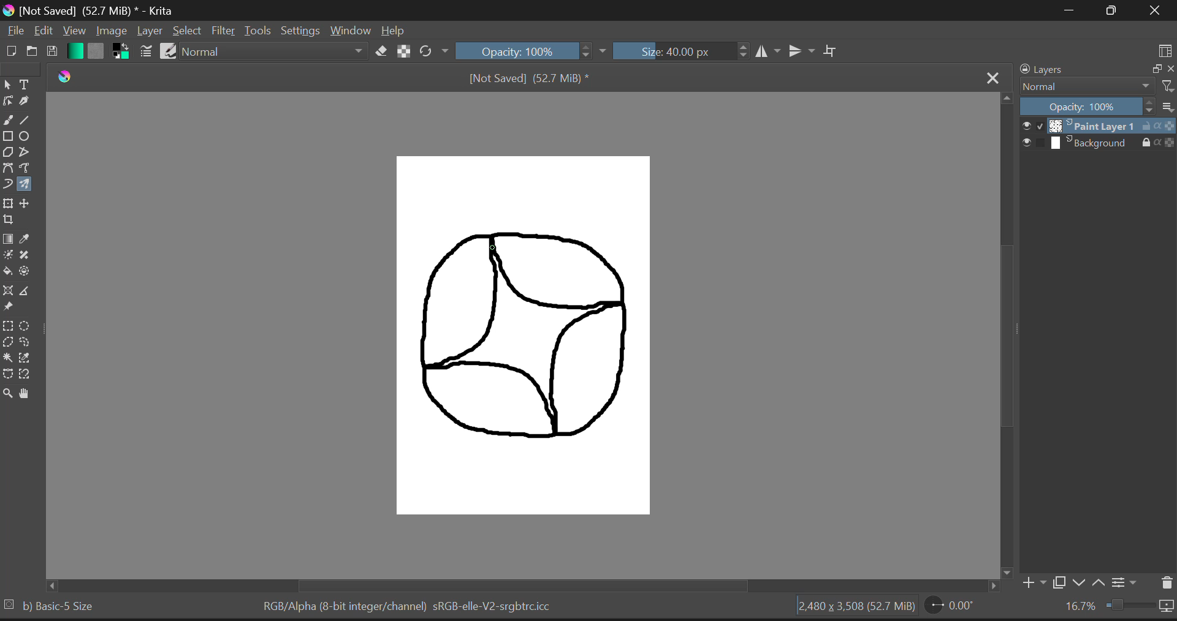  I want to click on Choose Workspace, so click(1165, 52).